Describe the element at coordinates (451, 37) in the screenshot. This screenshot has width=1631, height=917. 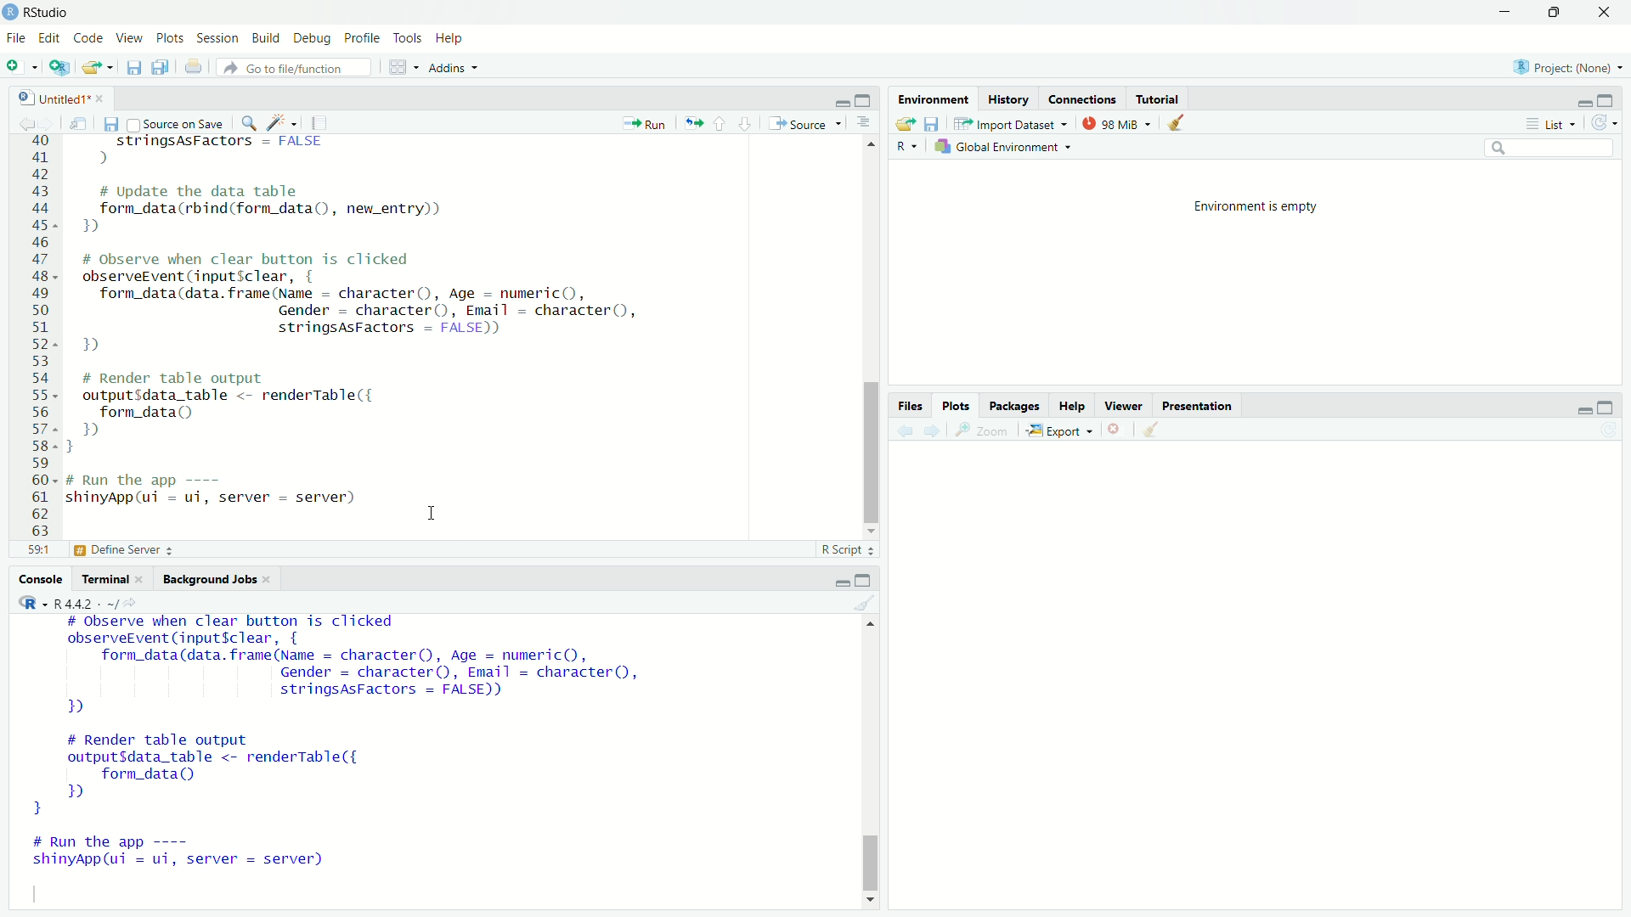
I see `Help` at that location.